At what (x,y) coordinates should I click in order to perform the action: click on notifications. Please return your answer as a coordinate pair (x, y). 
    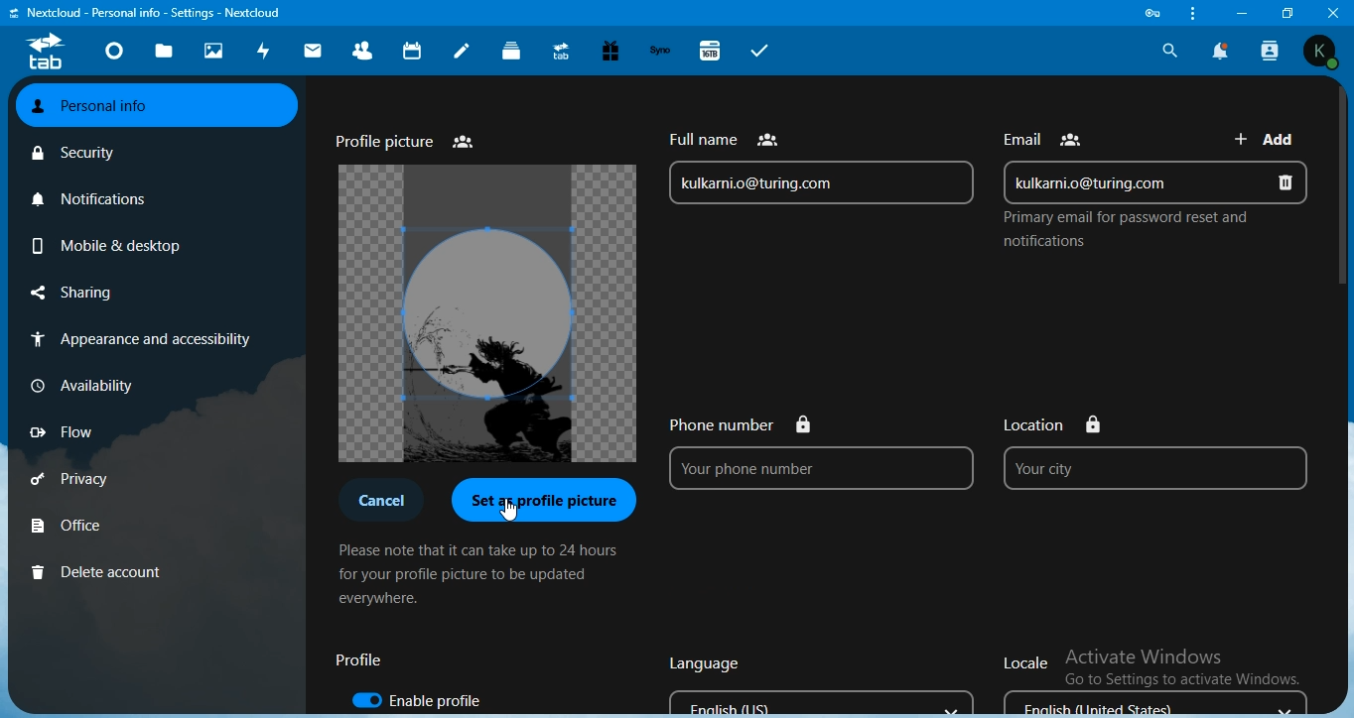
    Looking at the image, I should click on (91, 198).